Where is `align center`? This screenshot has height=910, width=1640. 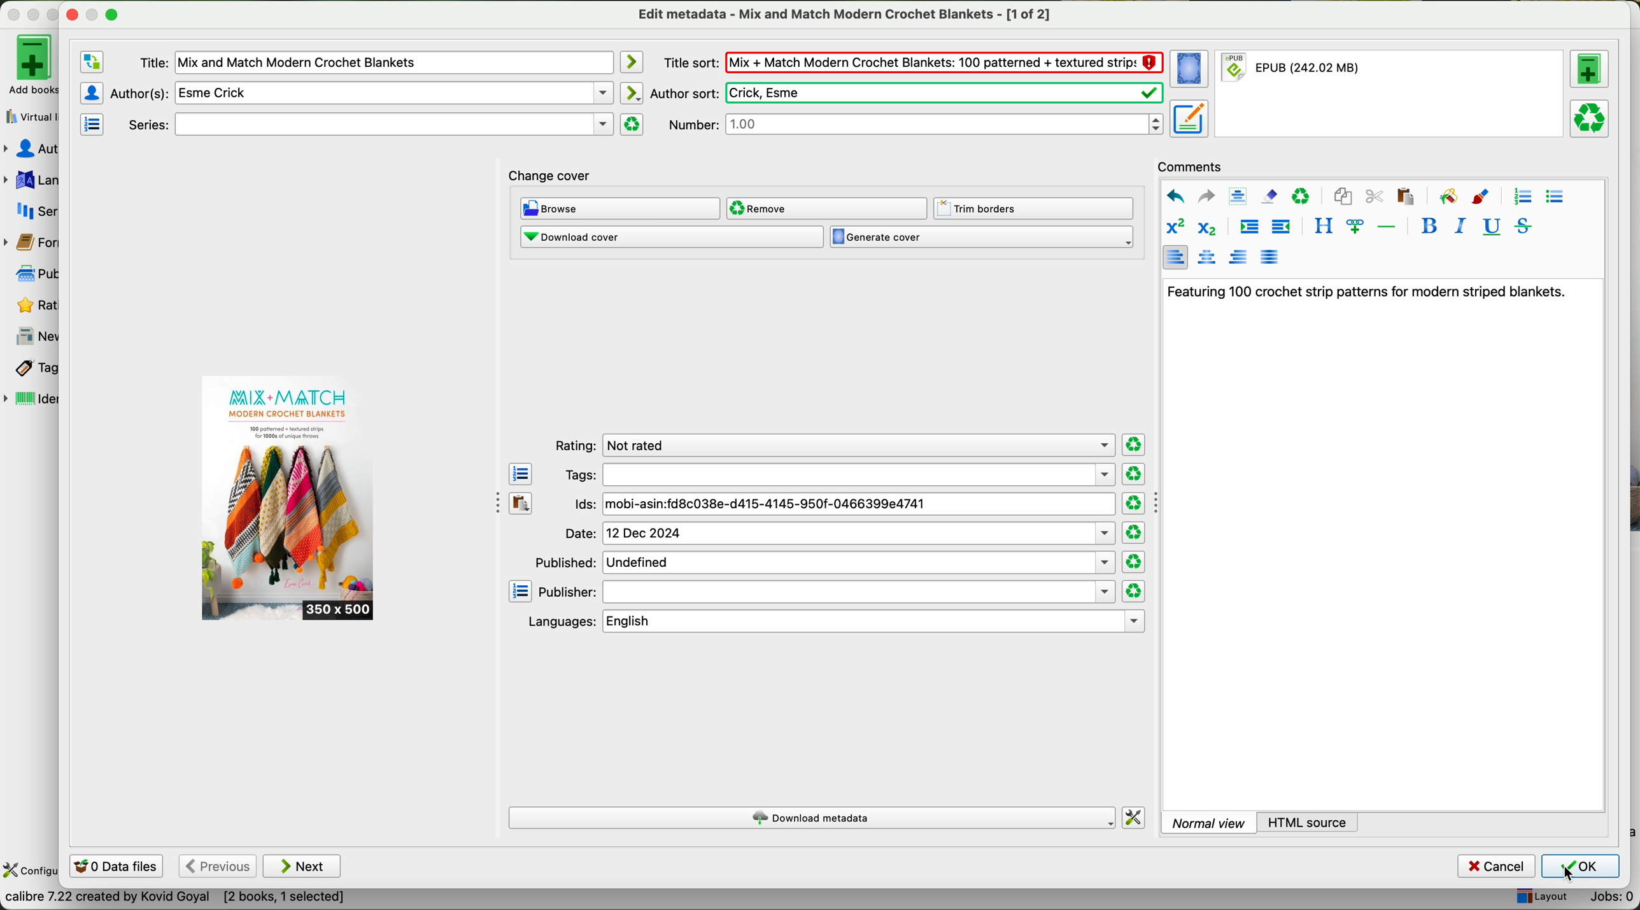 align center is located at coordinates (1209, 257).